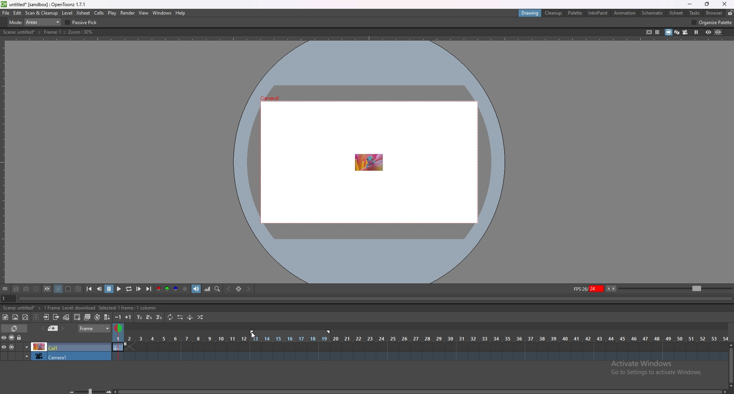 This screenshot has height=394, width=734. I want to click on alpha channel, so click(185, 289).